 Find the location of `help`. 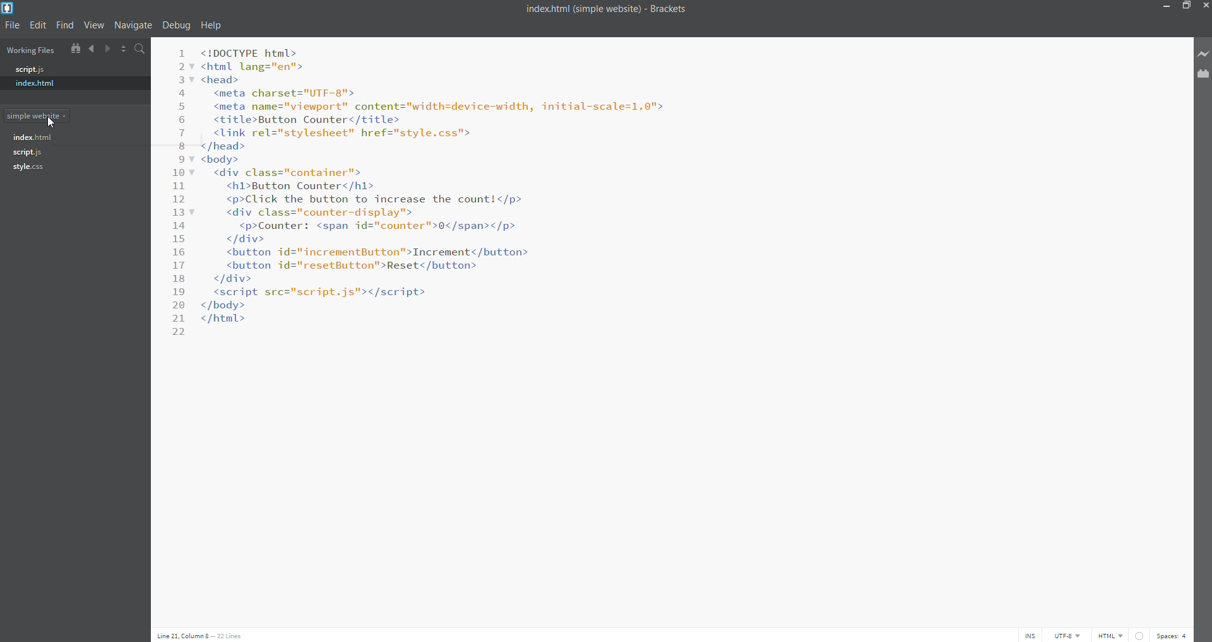

help is located at coordinates (213, 25).